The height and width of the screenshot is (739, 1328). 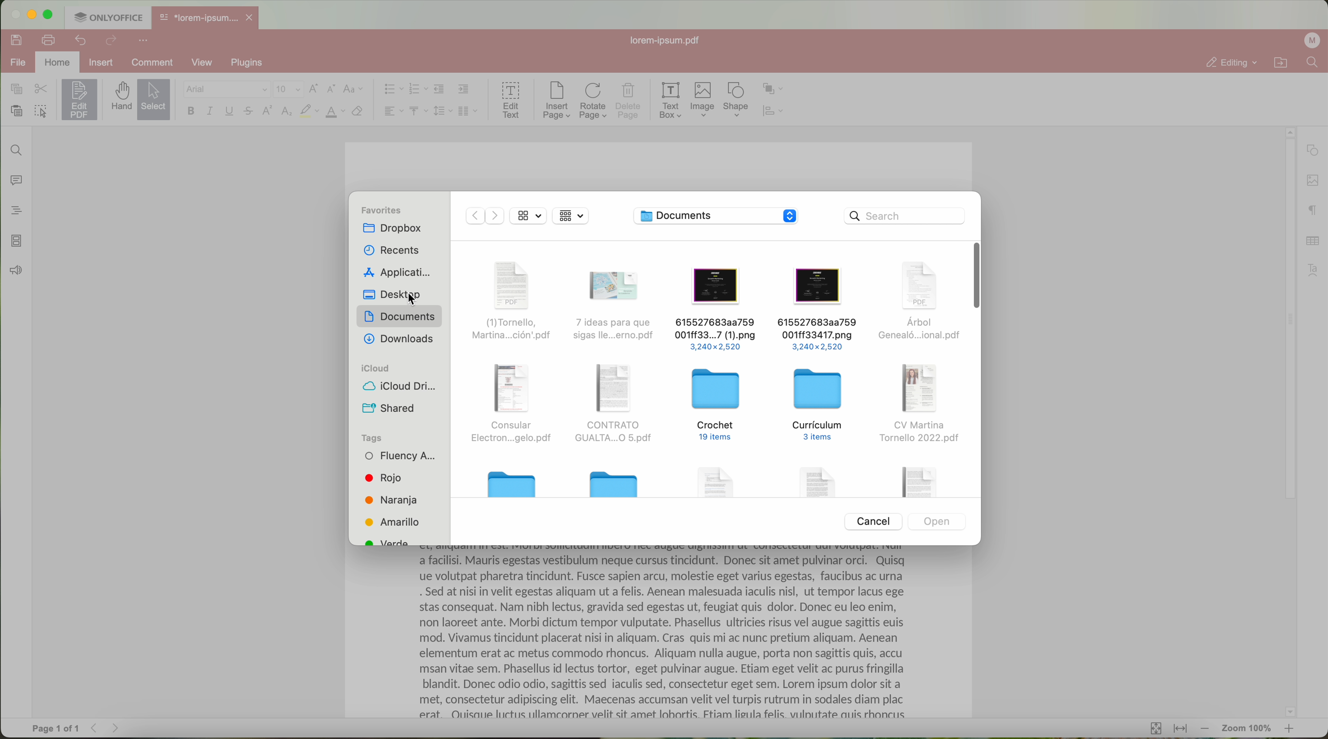 I want to click on find, so click(x=1312, y=62).